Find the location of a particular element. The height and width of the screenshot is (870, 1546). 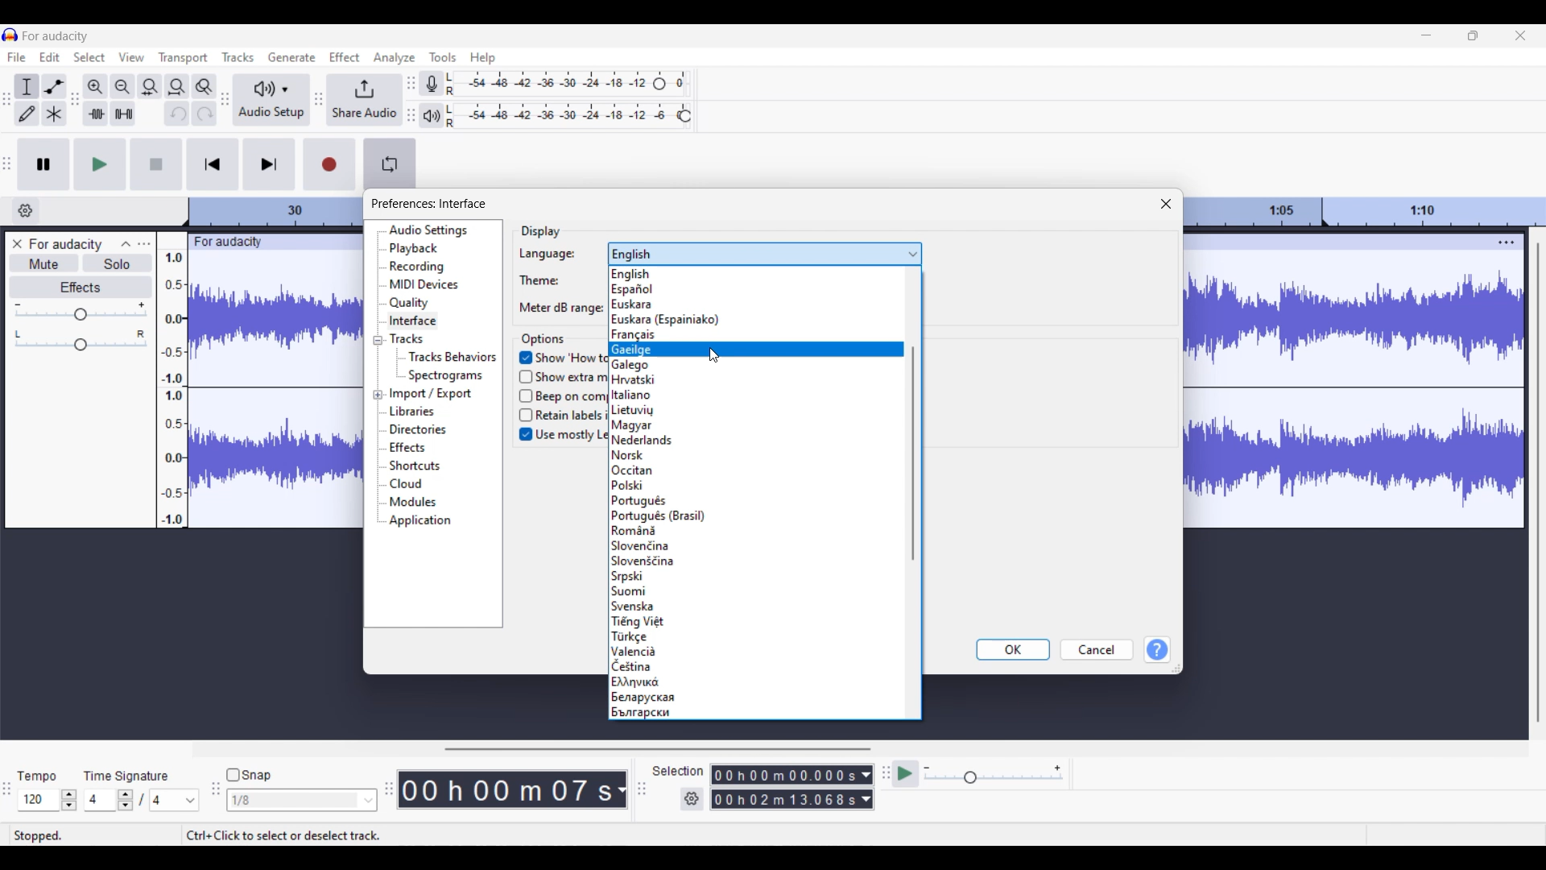

Effects is located at coordinates (407, 447).